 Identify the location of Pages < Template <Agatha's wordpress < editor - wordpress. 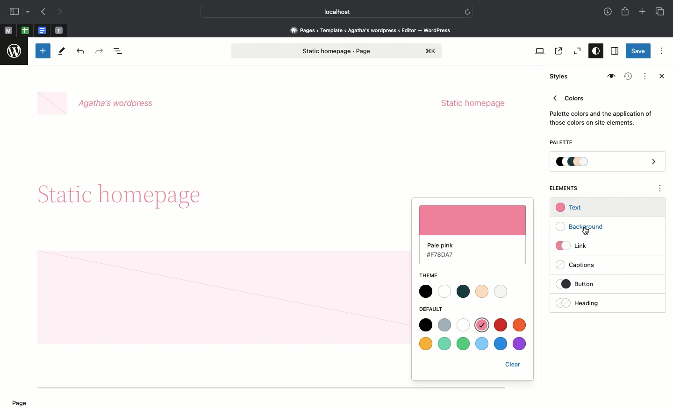
(374, 30).